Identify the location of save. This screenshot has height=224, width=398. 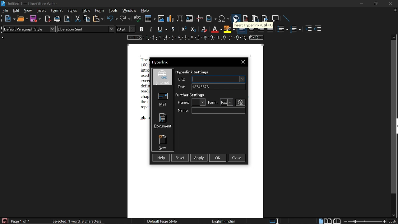
(35, 19).